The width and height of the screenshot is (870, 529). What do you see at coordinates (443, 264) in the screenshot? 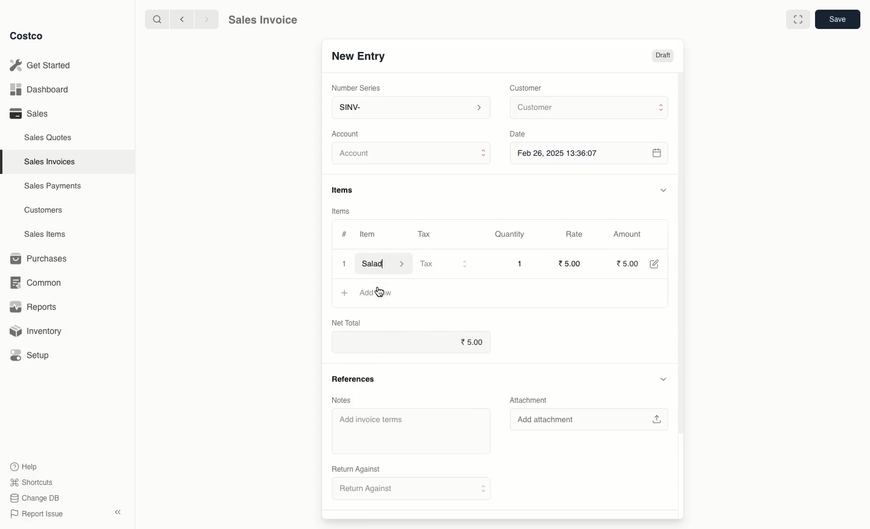
I see `Tax` at bounding box center [443, 264].